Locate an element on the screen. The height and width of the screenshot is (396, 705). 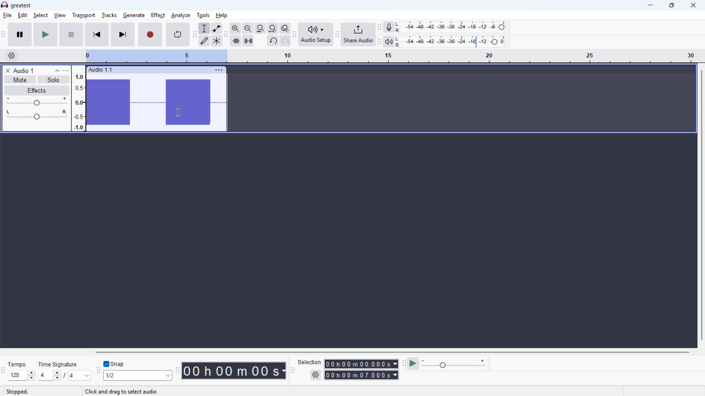
select is located at coordinates (41, 15).